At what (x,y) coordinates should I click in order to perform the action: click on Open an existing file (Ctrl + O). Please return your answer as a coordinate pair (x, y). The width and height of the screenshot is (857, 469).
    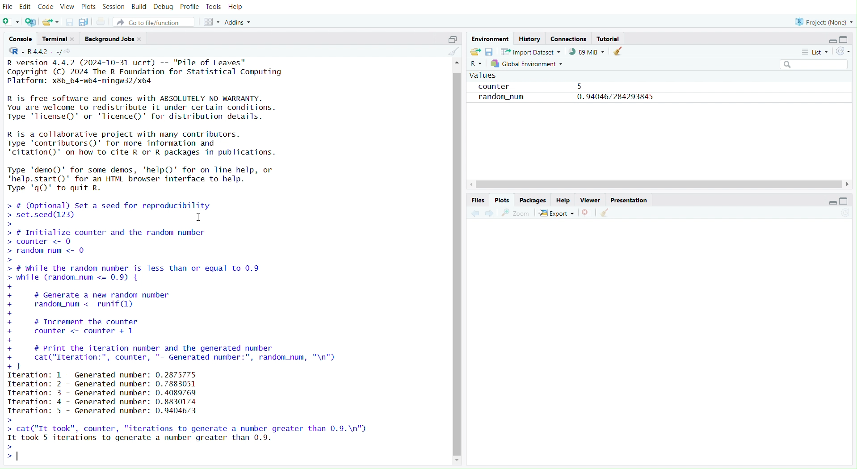
    Looking at the image, I should click on (51, 21).